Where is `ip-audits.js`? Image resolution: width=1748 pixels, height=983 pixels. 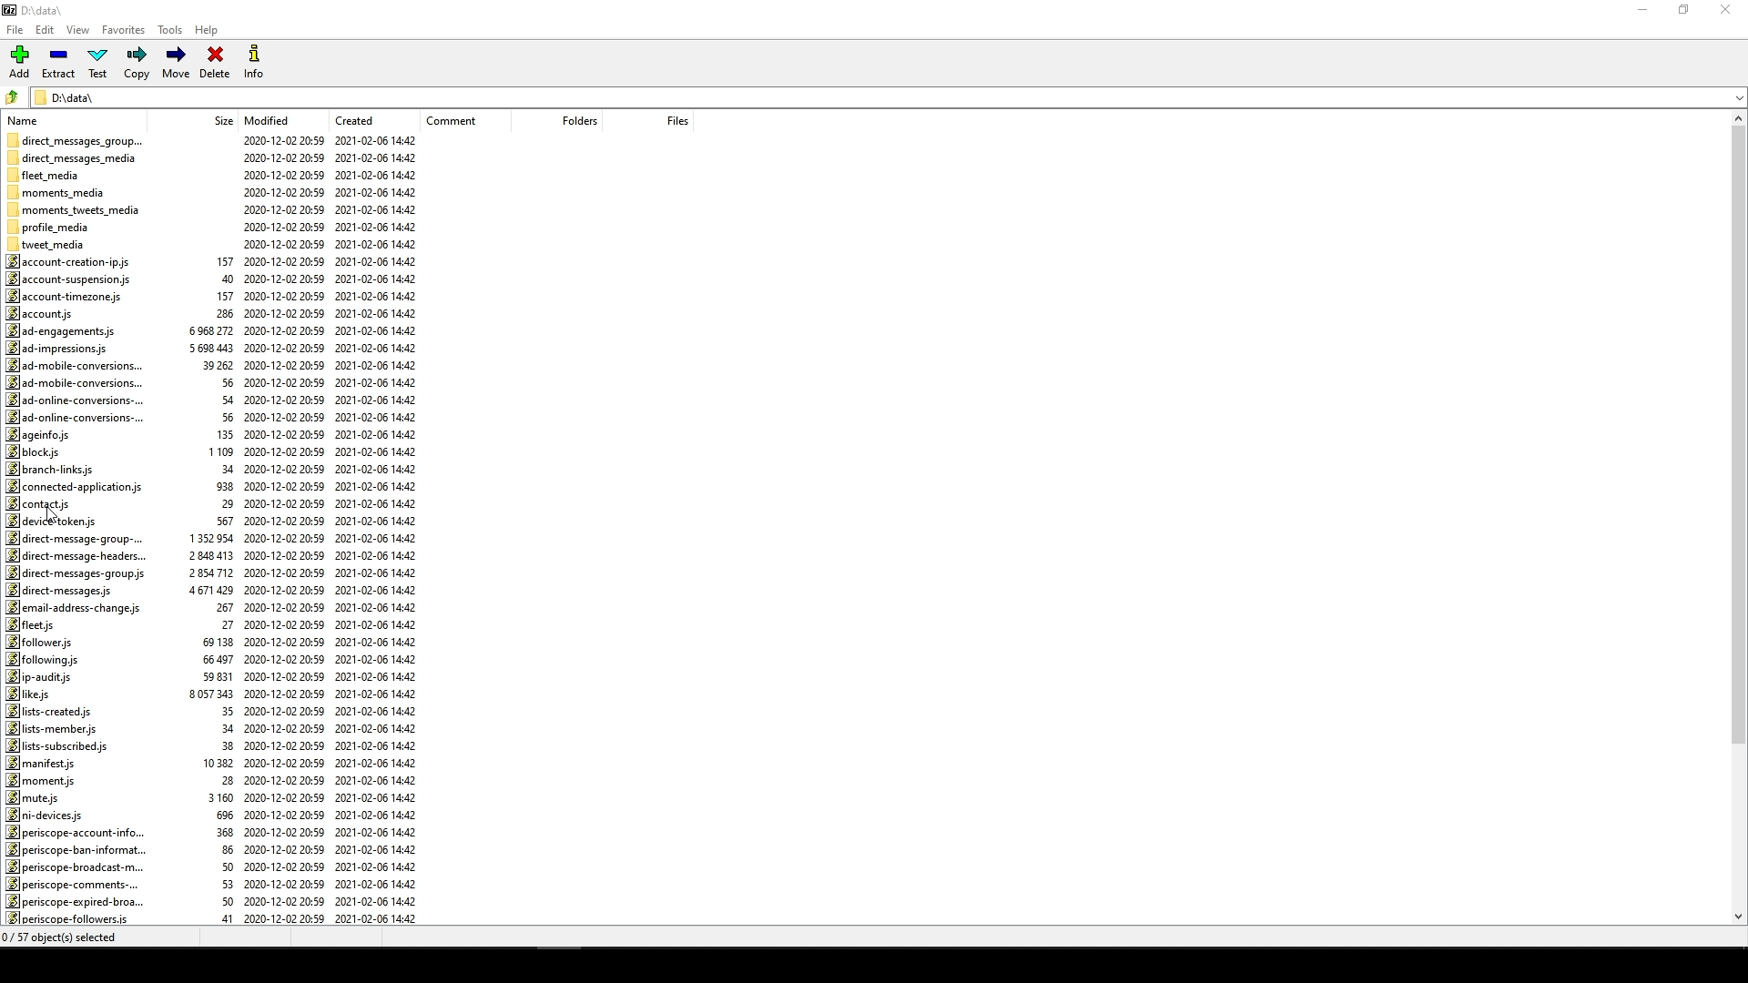 ip-audits.js is located at coordinates (39, 677).